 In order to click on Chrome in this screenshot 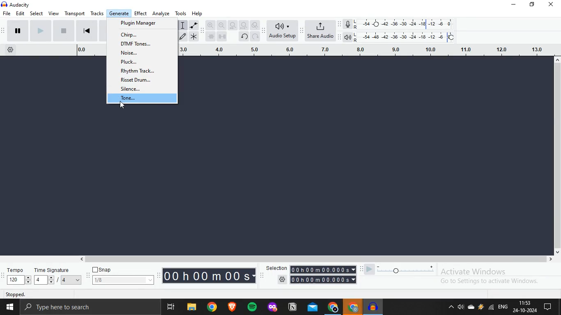, I will do `click(352, 308)`.